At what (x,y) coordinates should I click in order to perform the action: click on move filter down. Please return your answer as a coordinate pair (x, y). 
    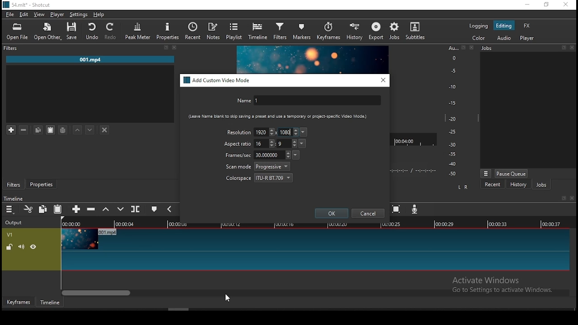
    Looking at the image, I should click on (90, 130).